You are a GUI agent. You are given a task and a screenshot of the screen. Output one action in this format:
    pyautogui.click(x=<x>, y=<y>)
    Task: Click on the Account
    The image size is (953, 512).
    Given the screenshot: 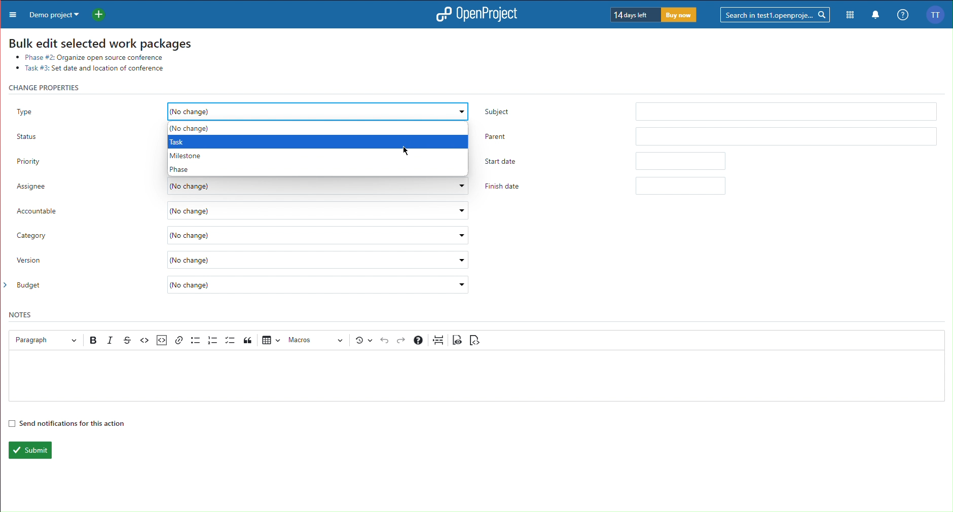 What is the action you would take?
    pyautogui.click(x=938, y=14)
    